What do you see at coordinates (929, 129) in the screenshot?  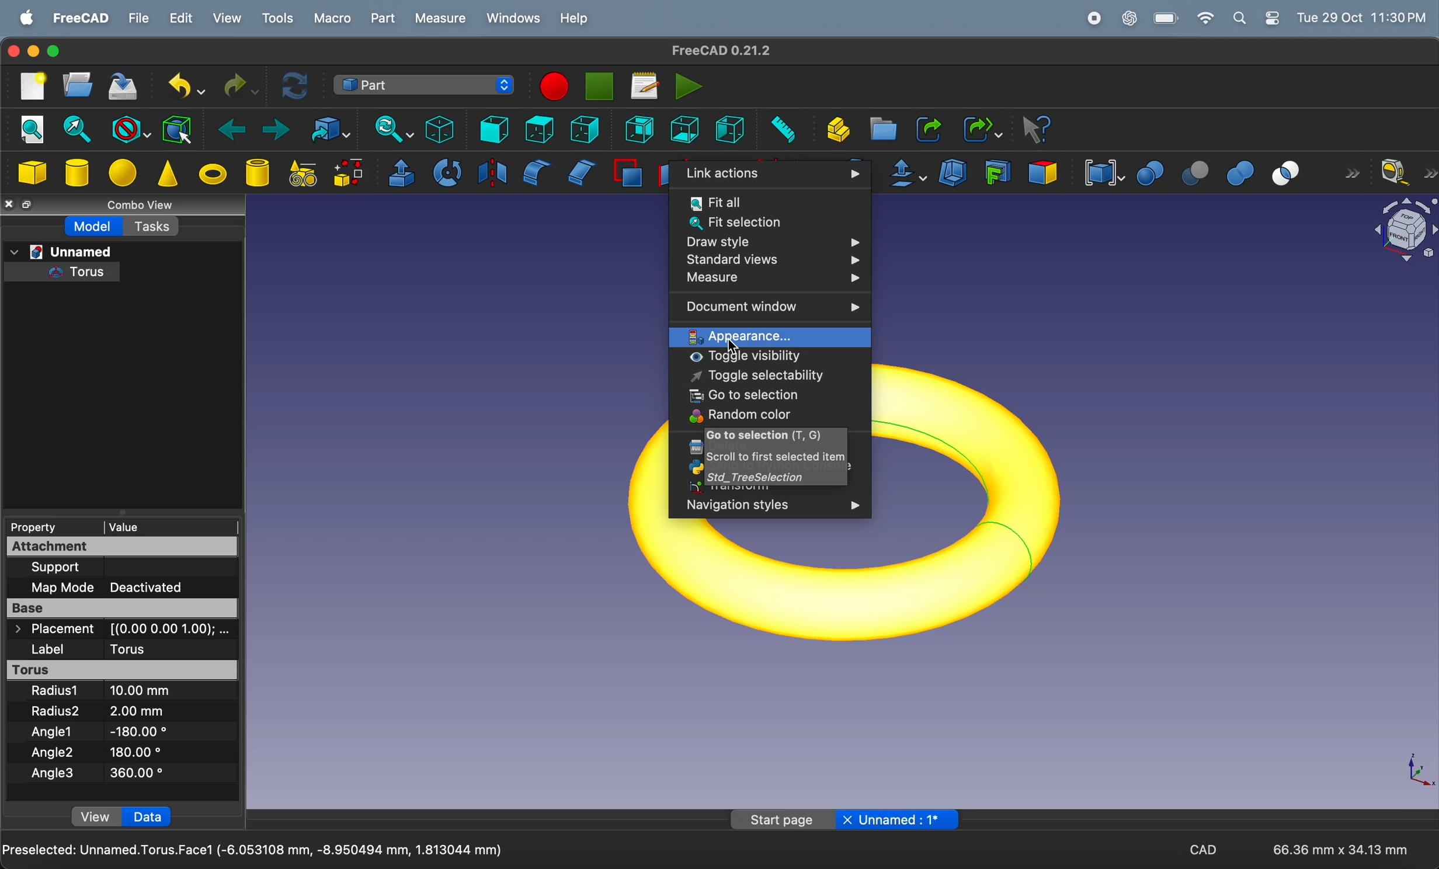 I see `make link` at bounding box center [929, 129].